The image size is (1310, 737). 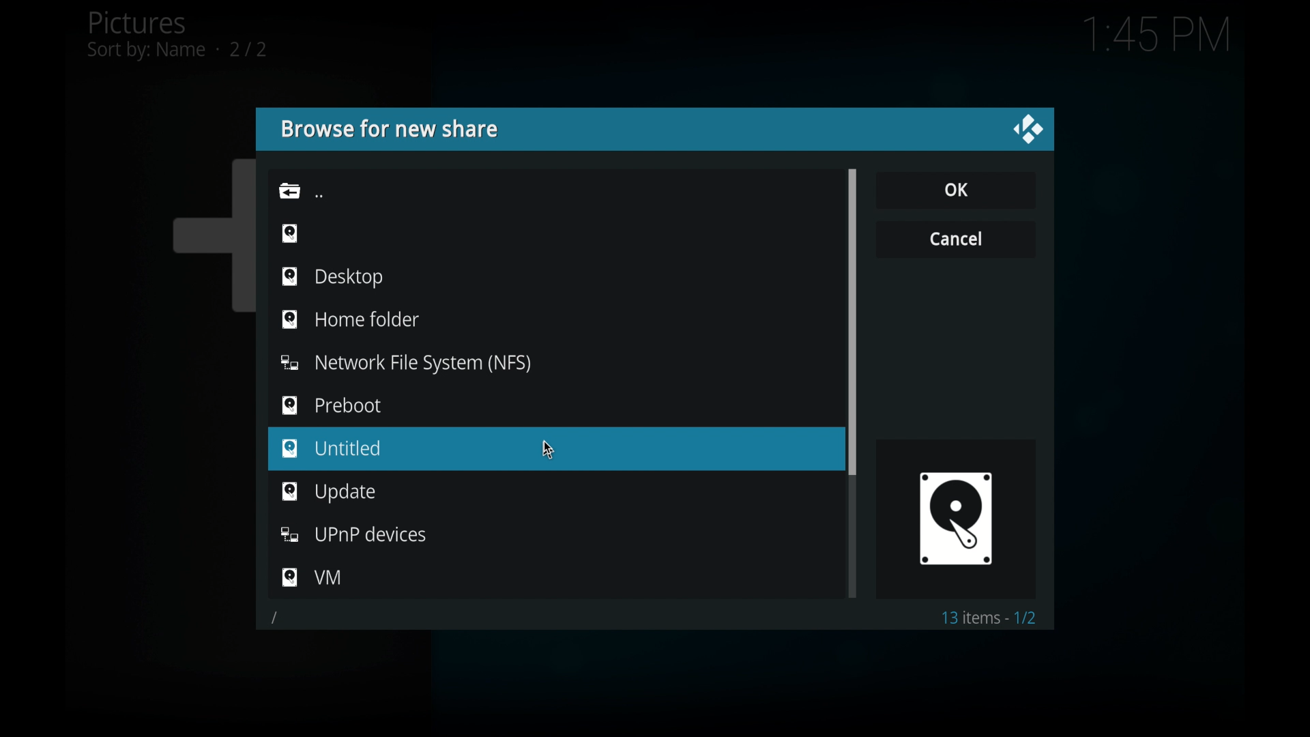 I want to click on untitled folder, so click(x=553, y=448).